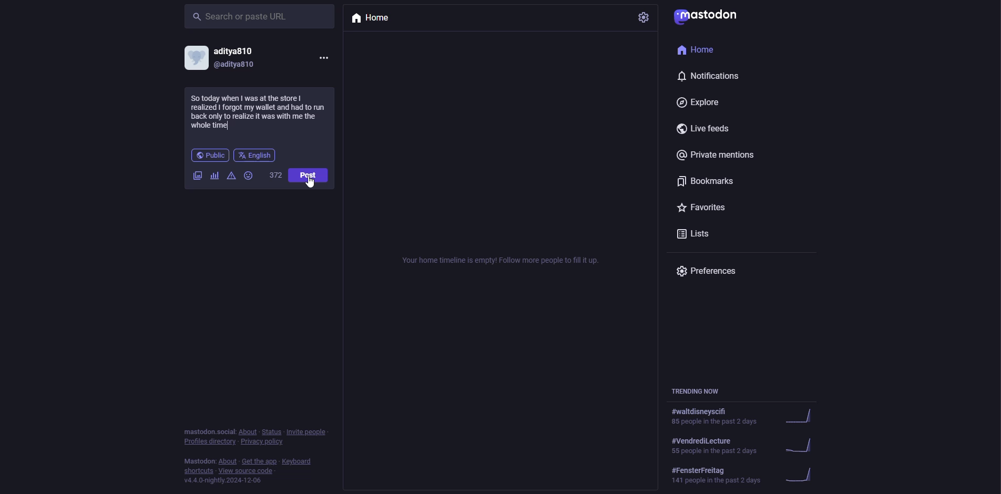 The width and height of the screenshot is (1001, 494). I want to click on post, so click(308, 176).